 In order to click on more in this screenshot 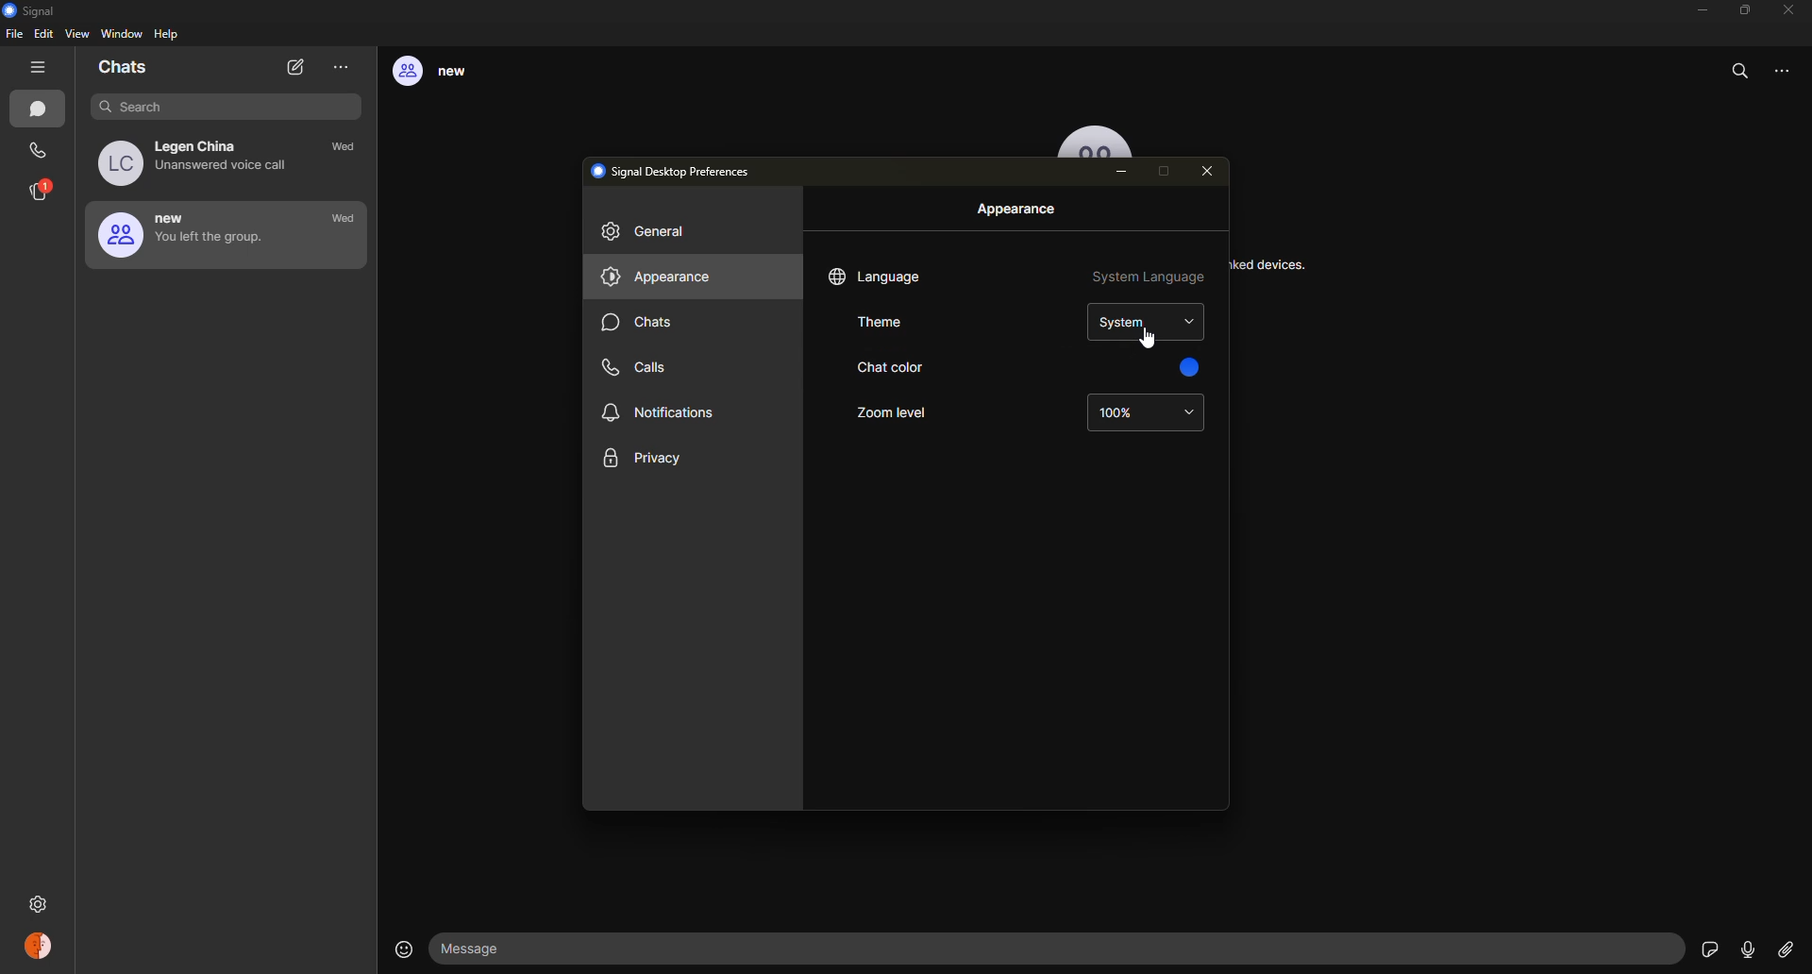, I will do `click(342, 67)`.